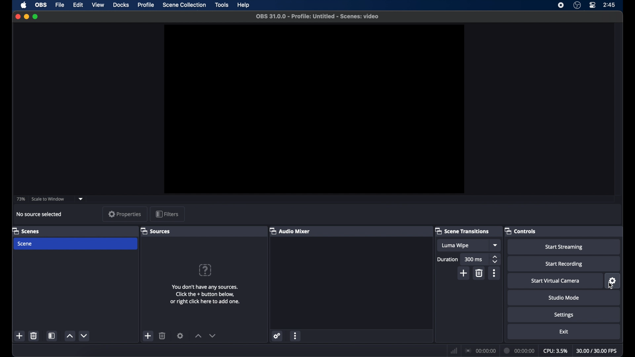 This screenshot has width=635, height=357. Describe the element at coordinates (454, 350) in the screenshot. I see `netwrok` at that location.